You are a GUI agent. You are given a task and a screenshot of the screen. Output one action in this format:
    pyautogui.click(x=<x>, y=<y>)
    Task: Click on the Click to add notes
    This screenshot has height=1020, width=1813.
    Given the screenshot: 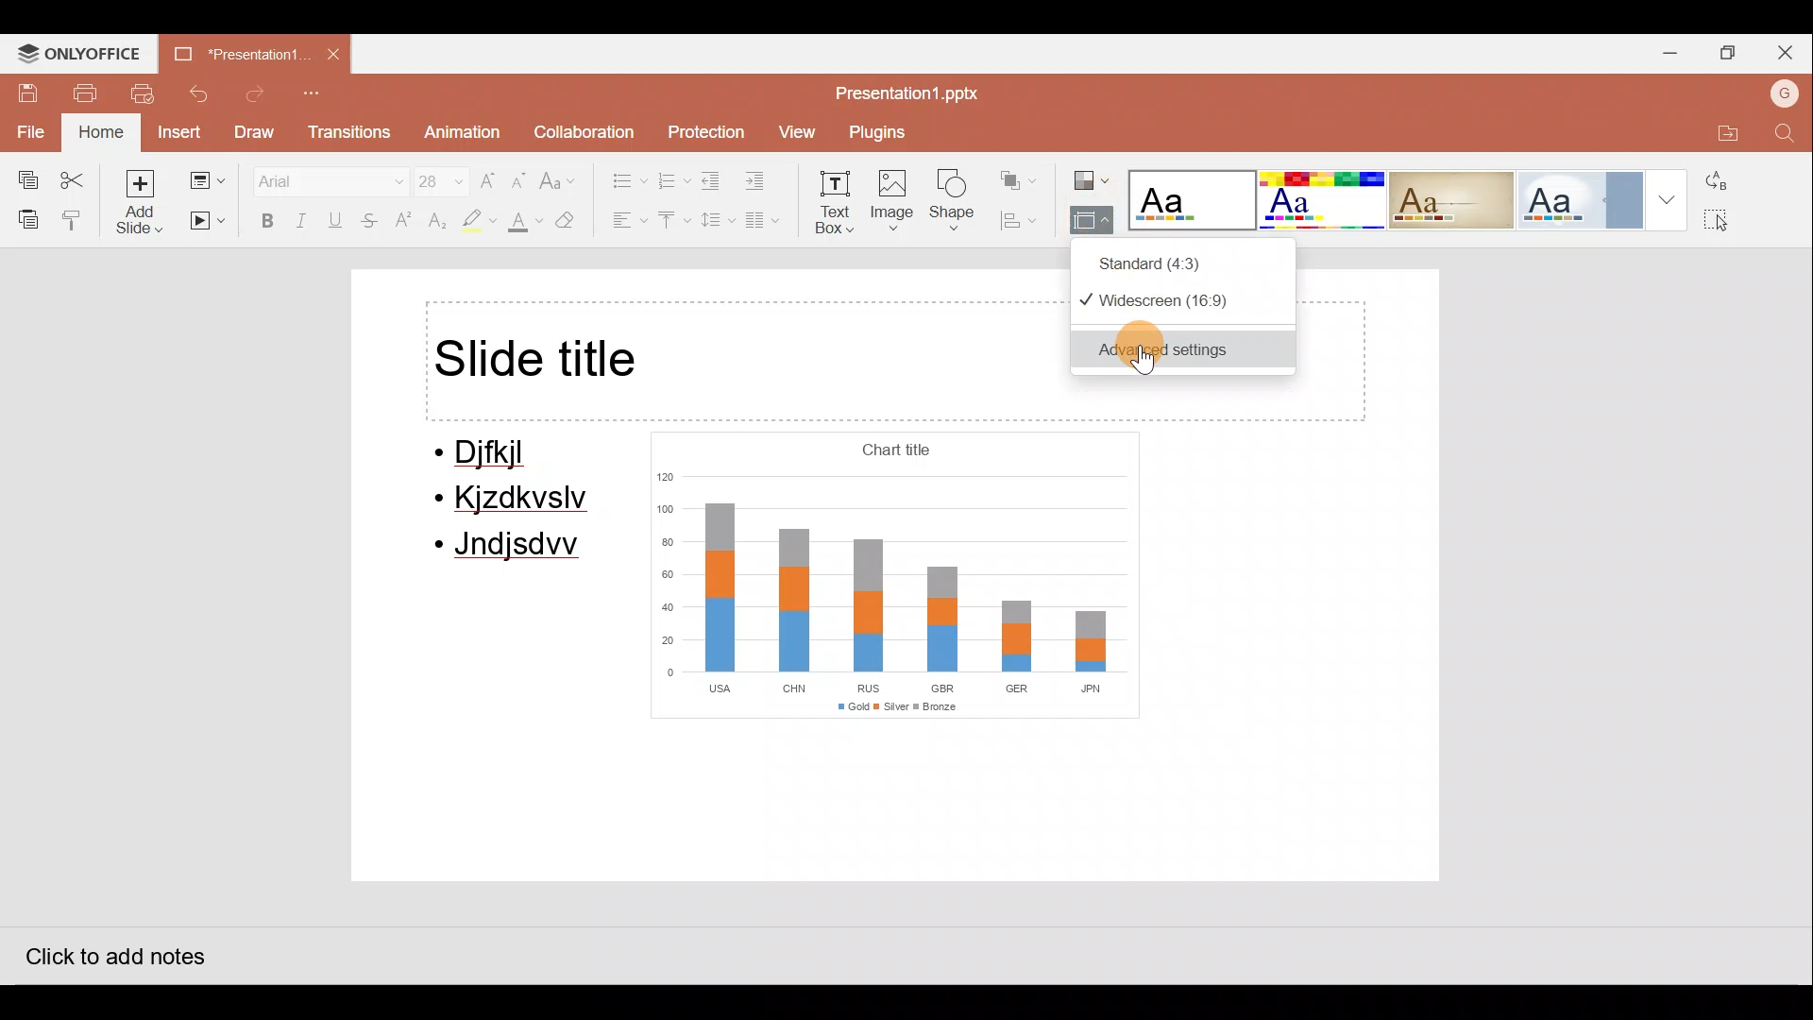 What is the action you would take?
    pyautogui.click(x=112, y=951)
    